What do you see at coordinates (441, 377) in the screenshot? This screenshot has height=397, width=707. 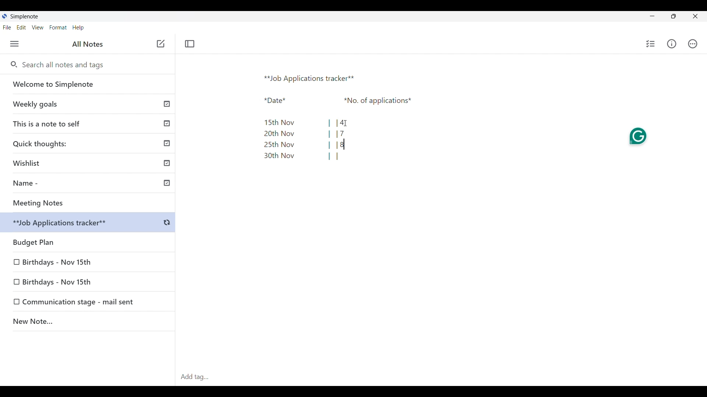 I see `Click to type in tag` at bounding box center [441, 377].